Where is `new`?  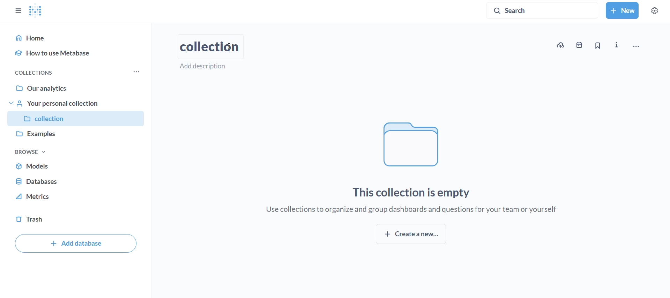
new is located at coordinates (622, 10).